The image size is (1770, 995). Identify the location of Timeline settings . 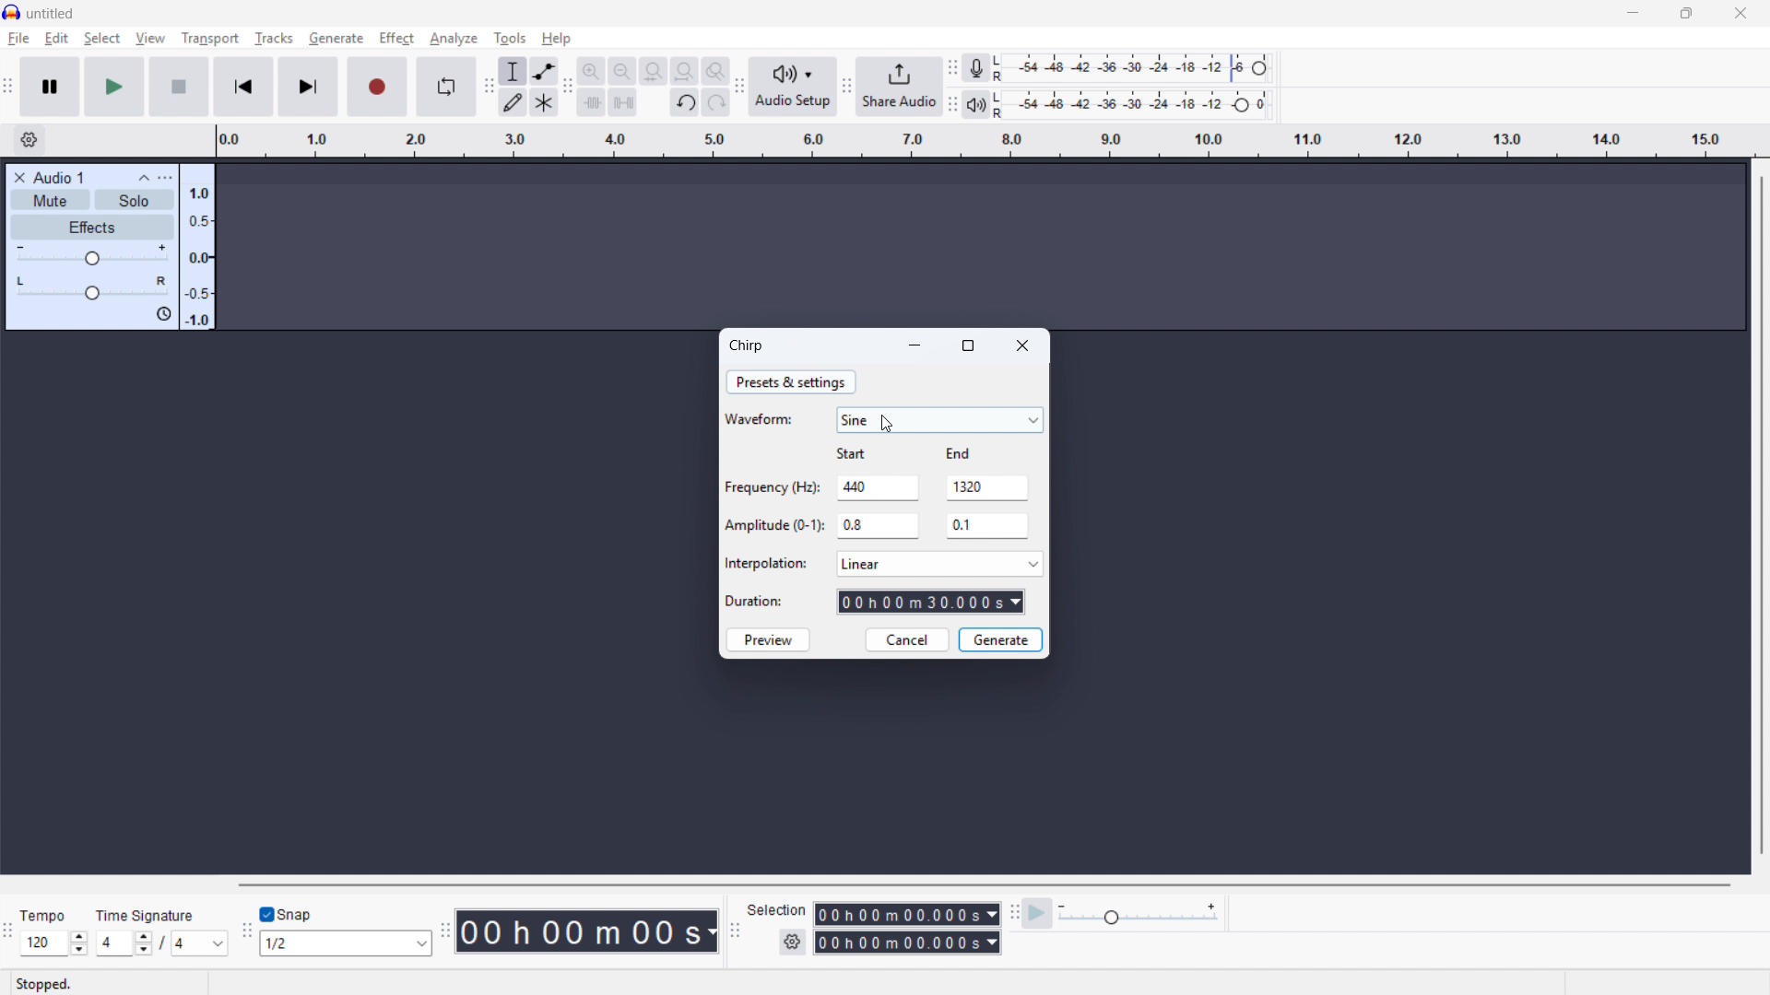
(29, 140).